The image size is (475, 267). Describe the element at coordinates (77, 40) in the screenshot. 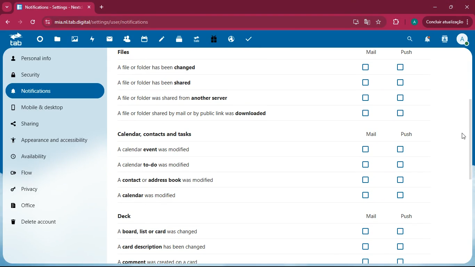

I see `images` at that location.